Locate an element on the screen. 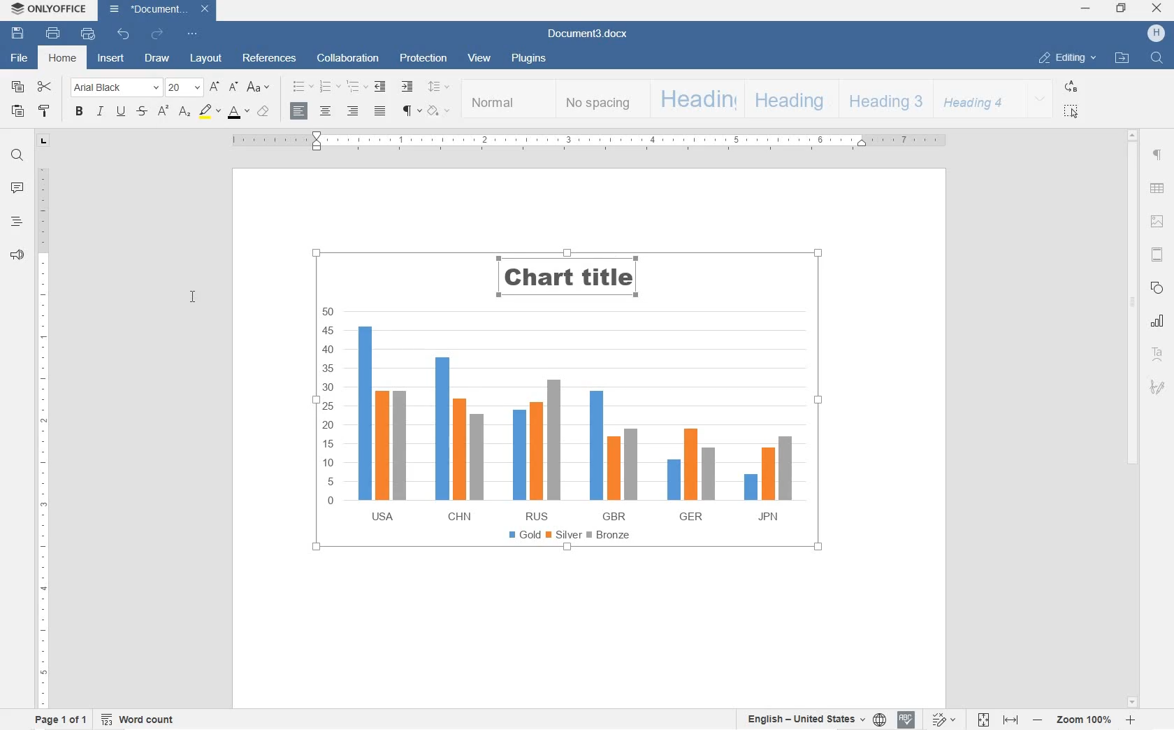  MINIMIZE is located at coordinates (1087, 9).